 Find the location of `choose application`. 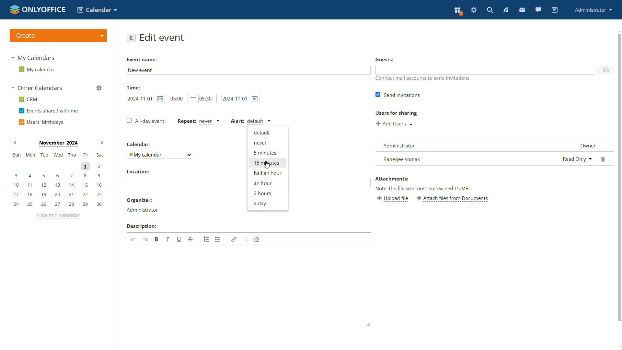

choose application is located at coordinates (97, 9).